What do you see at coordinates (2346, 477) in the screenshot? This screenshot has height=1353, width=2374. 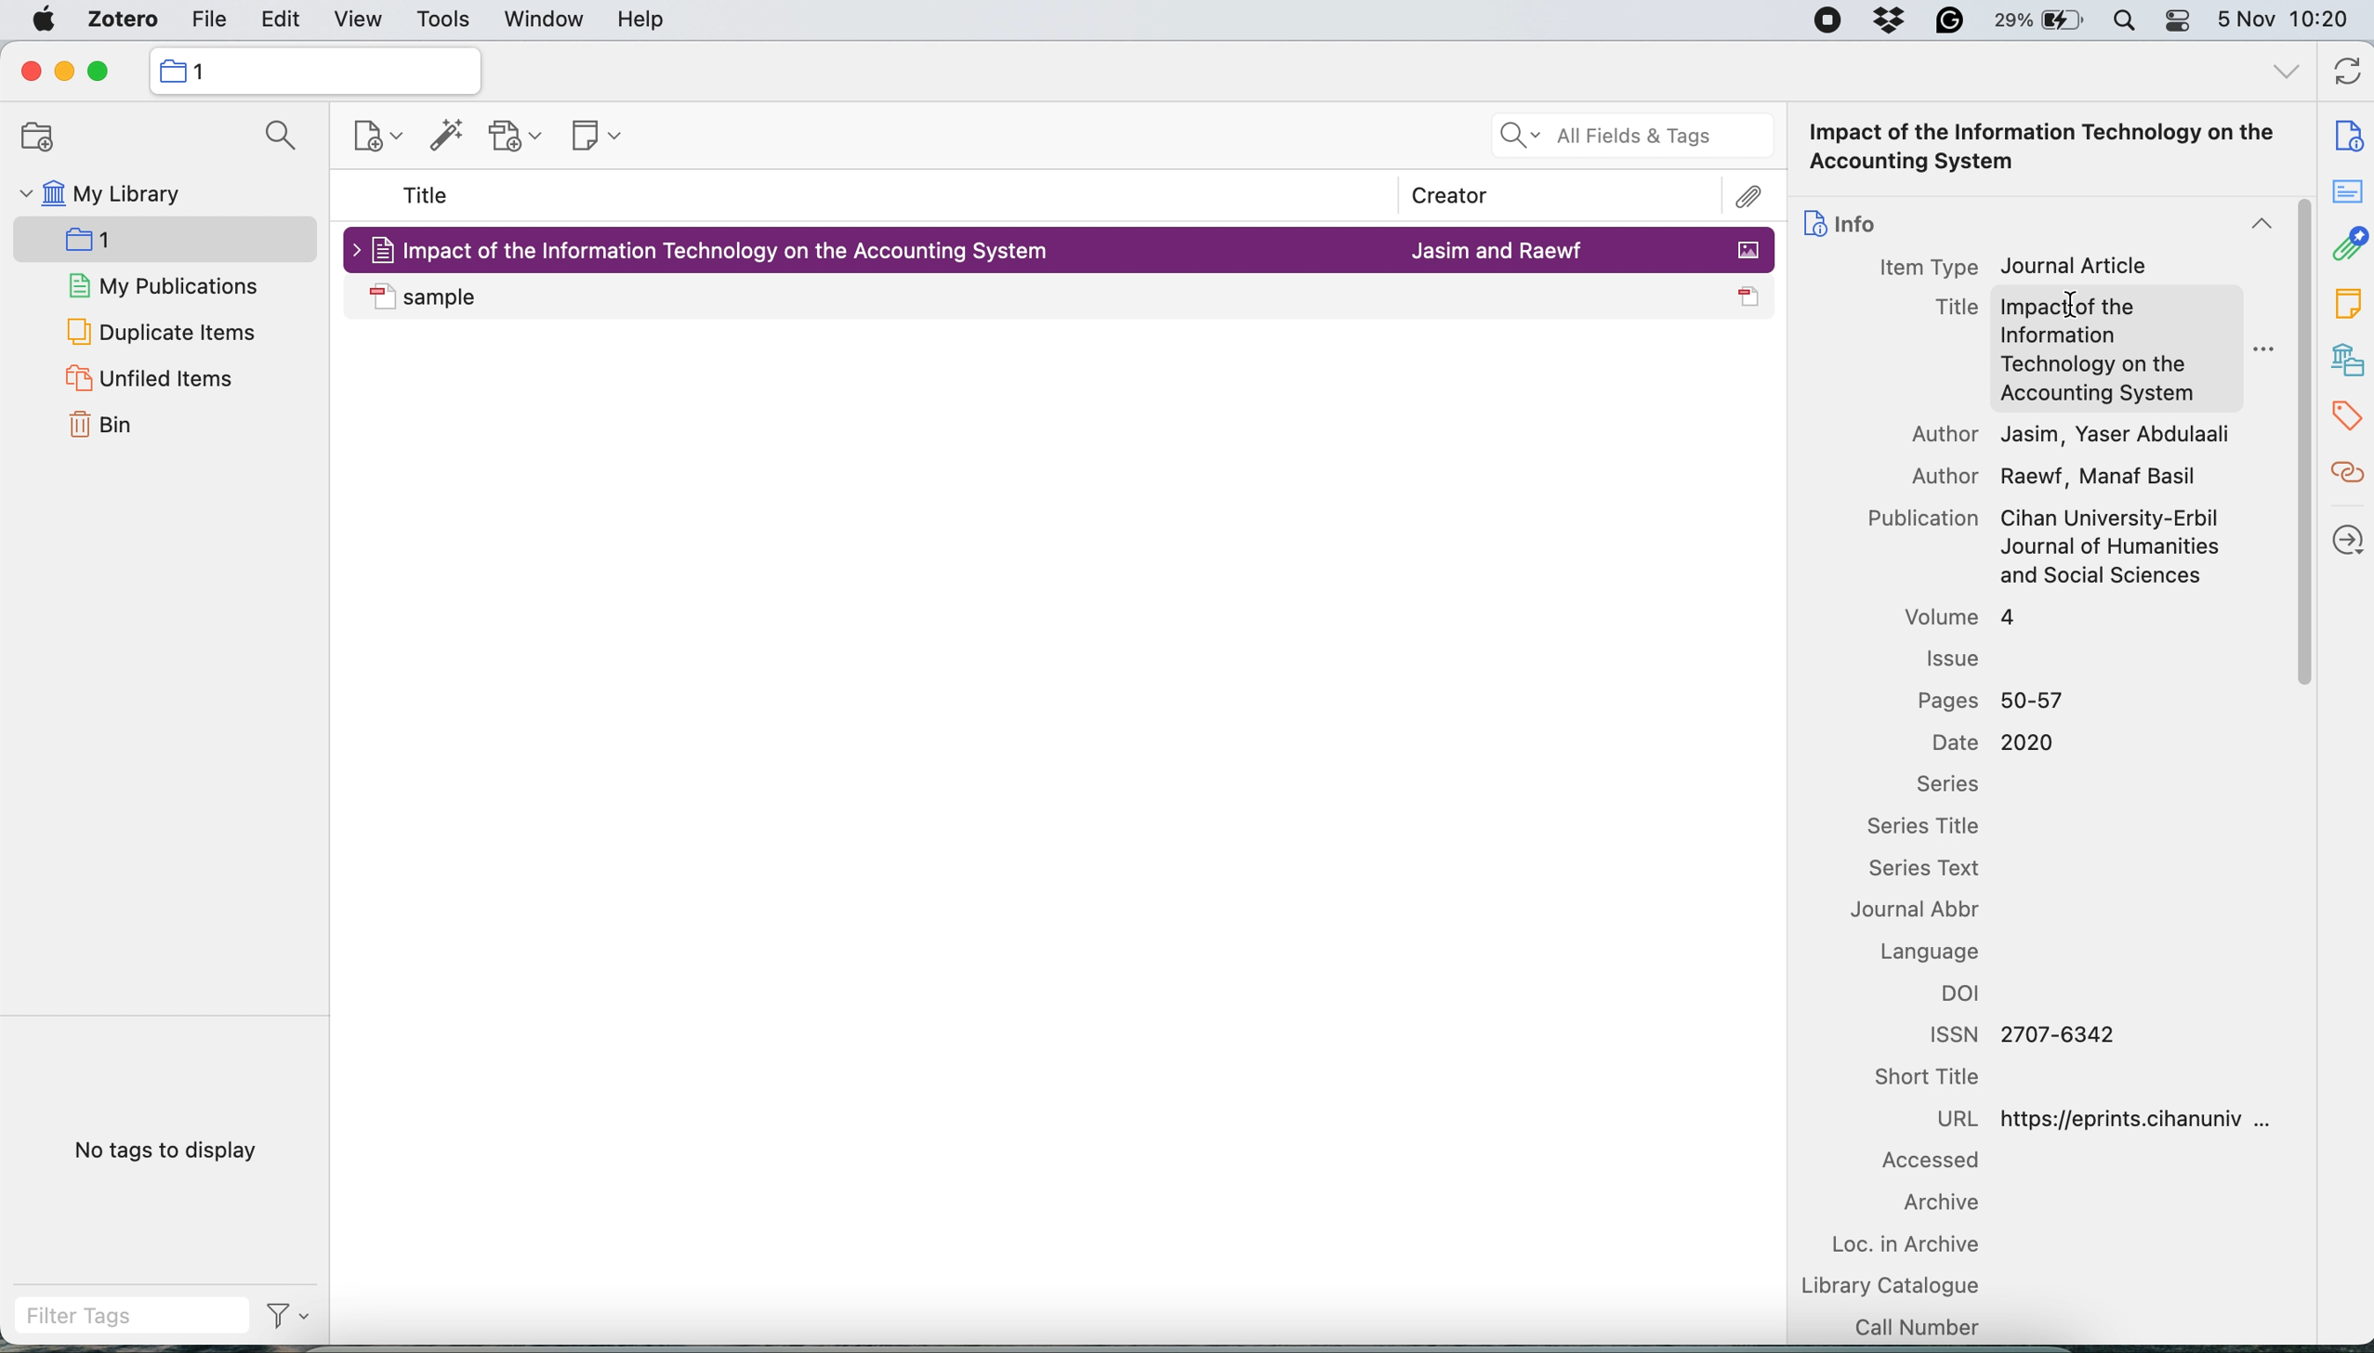 I see `related` at bounding box center [2346, 477].